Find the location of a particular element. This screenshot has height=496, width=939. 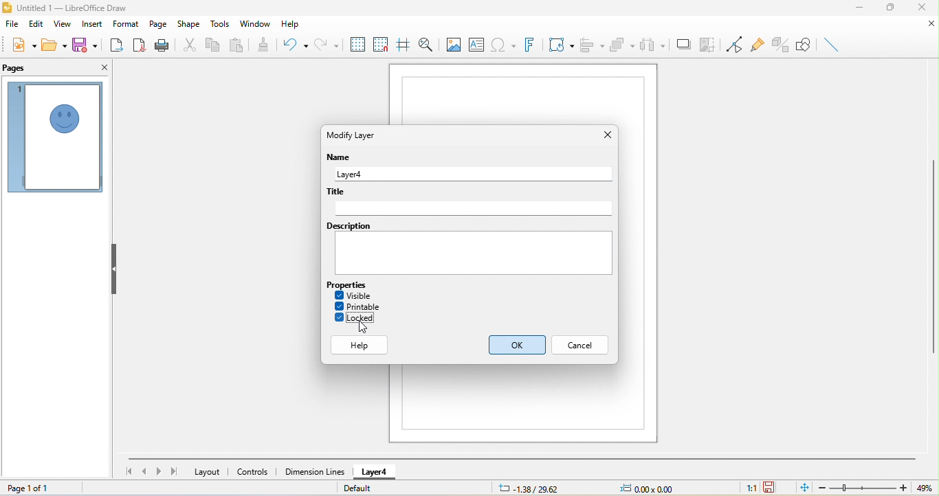

edit is located at coordinates (33, 26).